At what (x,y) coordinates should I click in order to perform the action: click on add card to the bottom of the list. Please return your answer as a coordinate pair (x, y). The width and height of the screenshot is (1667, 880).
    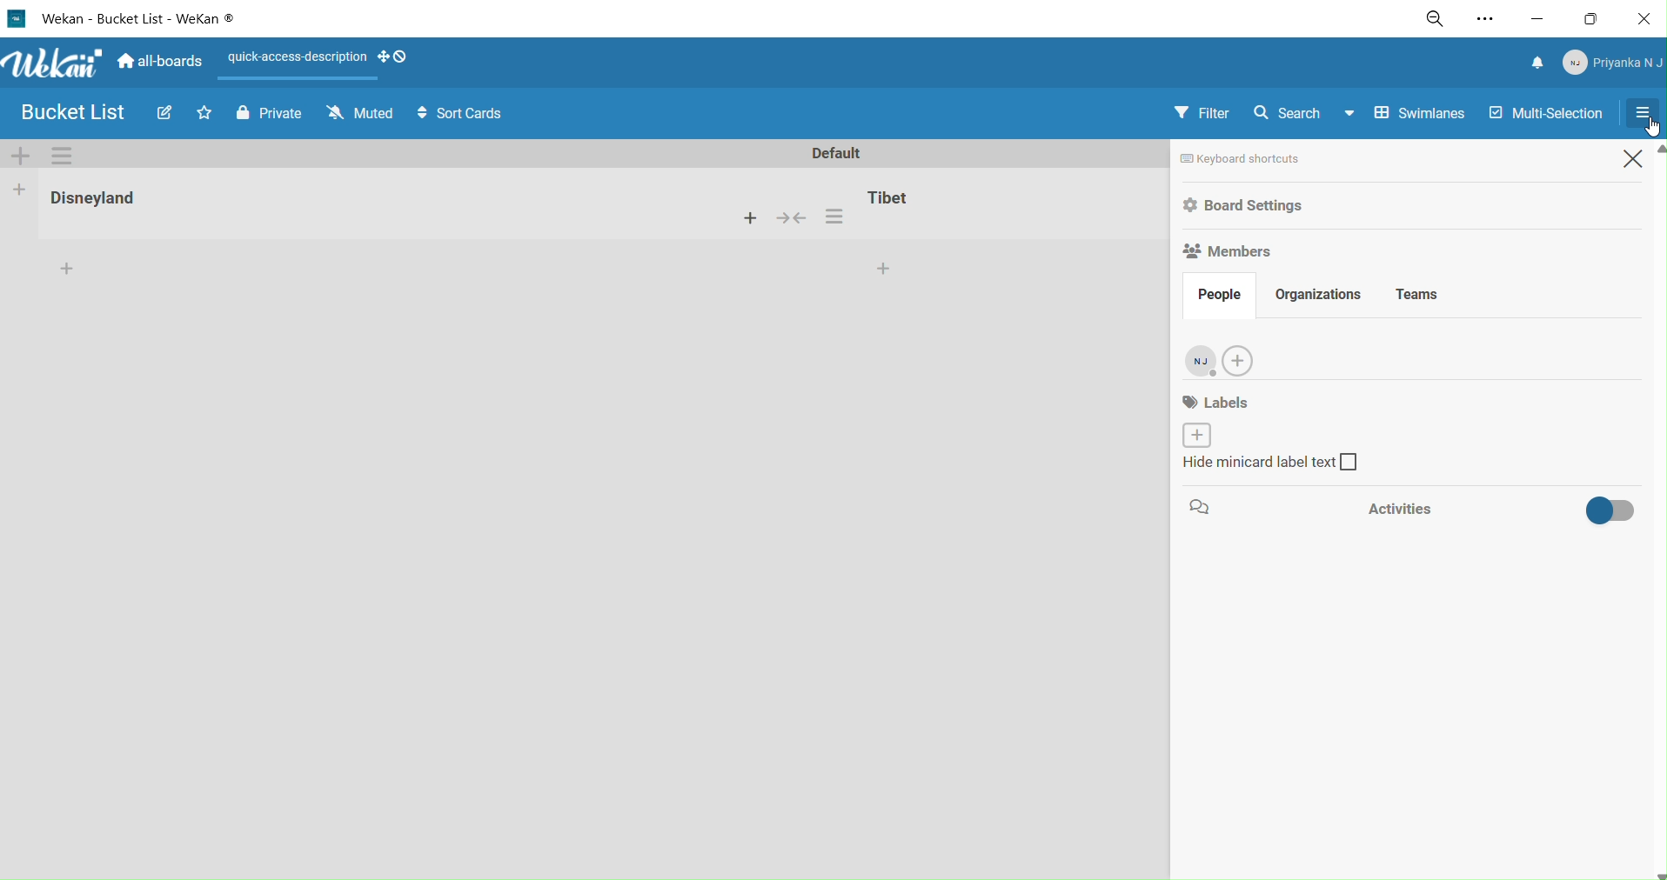
    Looking at the image, I should click on (884, 271).